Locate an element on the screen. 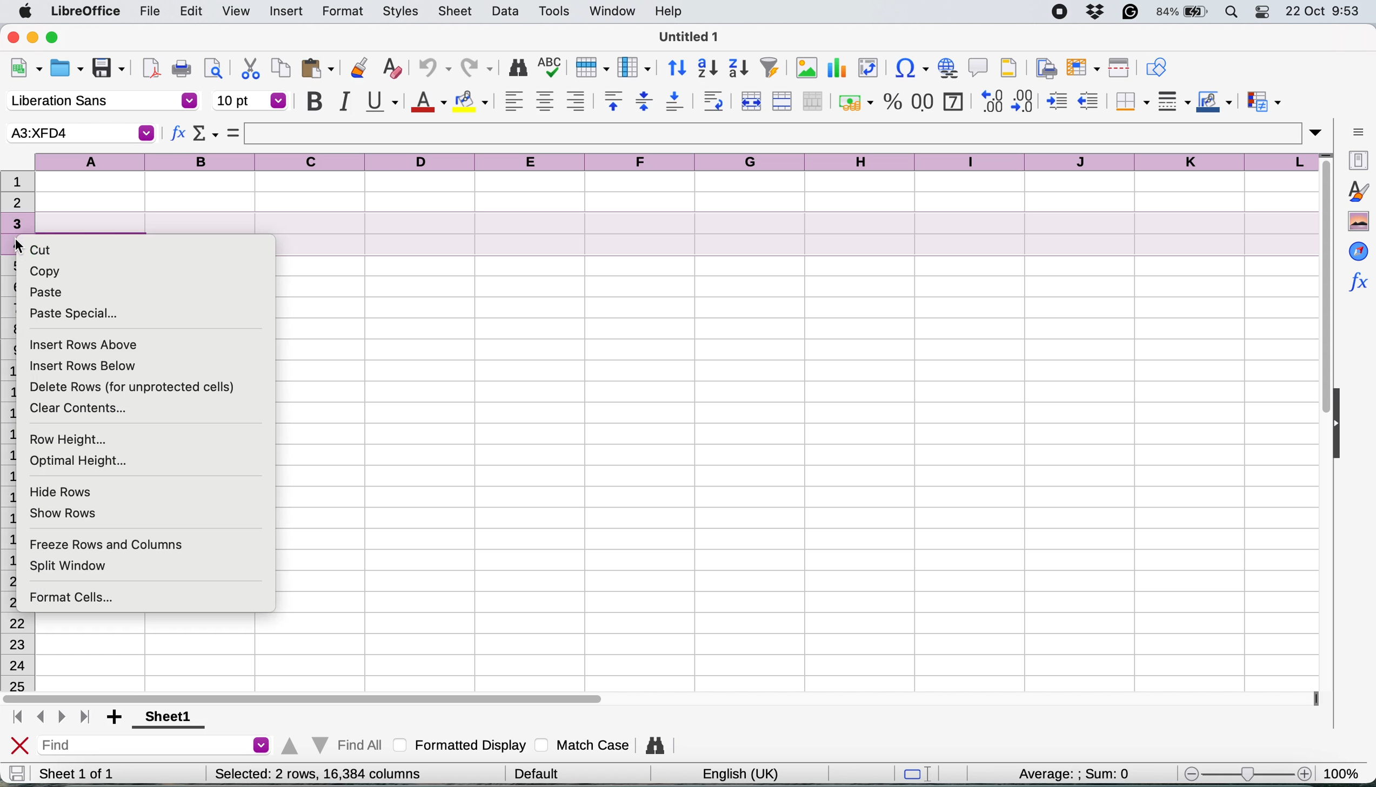  spelling is located at coordinates (551, 69).